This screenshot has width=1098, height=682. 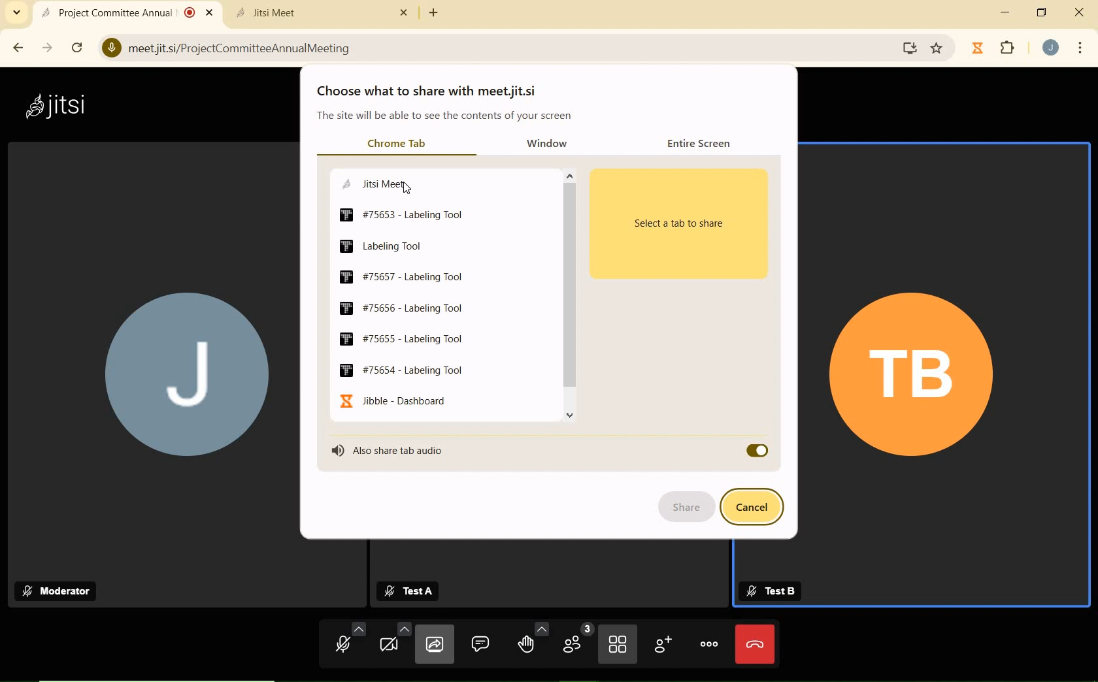 I want to click on #75653 - Labeling Tool, so click(x=405, y=214).